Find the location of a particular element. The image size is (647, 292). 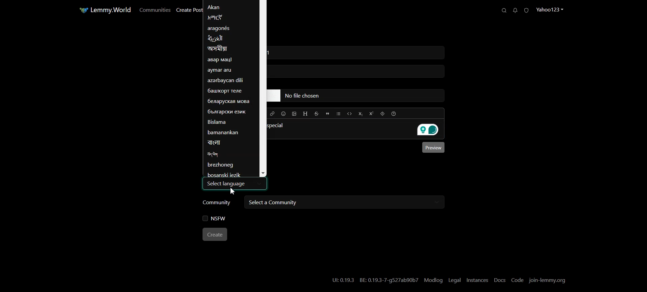

Spoiler is located at coordinates (382, 113).